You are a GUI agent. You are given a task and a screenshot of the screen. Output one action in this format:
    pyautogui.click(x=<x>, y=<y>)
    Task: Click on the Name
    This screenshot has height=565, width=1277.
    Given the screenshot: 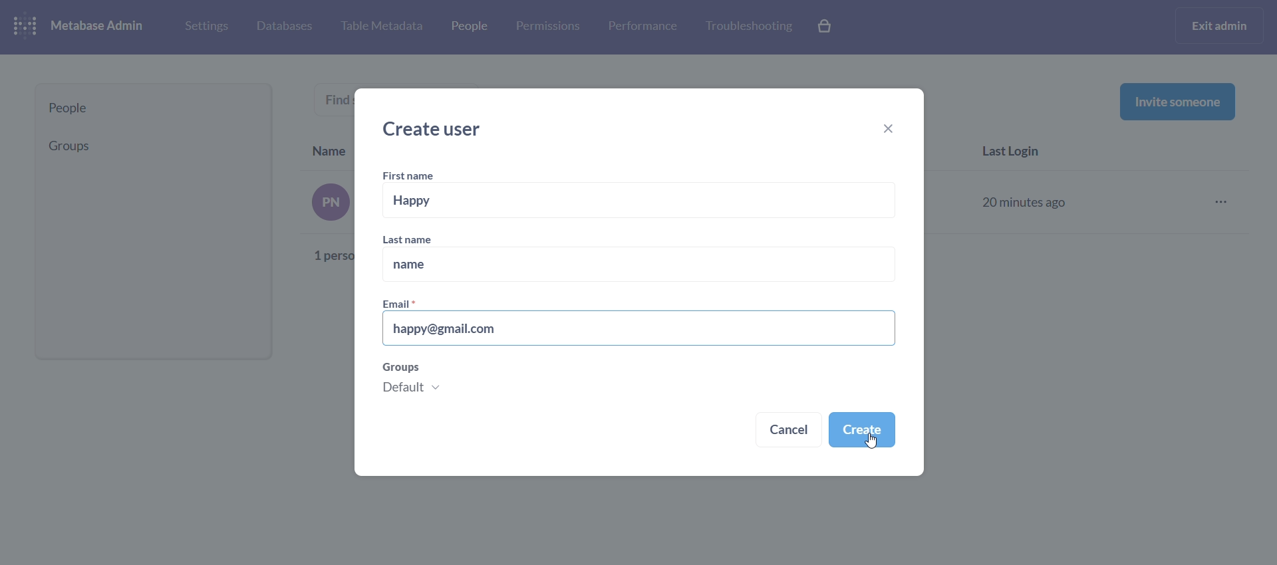 What is the action you would take?
    pyautogui.click(x=330, y=148)
    